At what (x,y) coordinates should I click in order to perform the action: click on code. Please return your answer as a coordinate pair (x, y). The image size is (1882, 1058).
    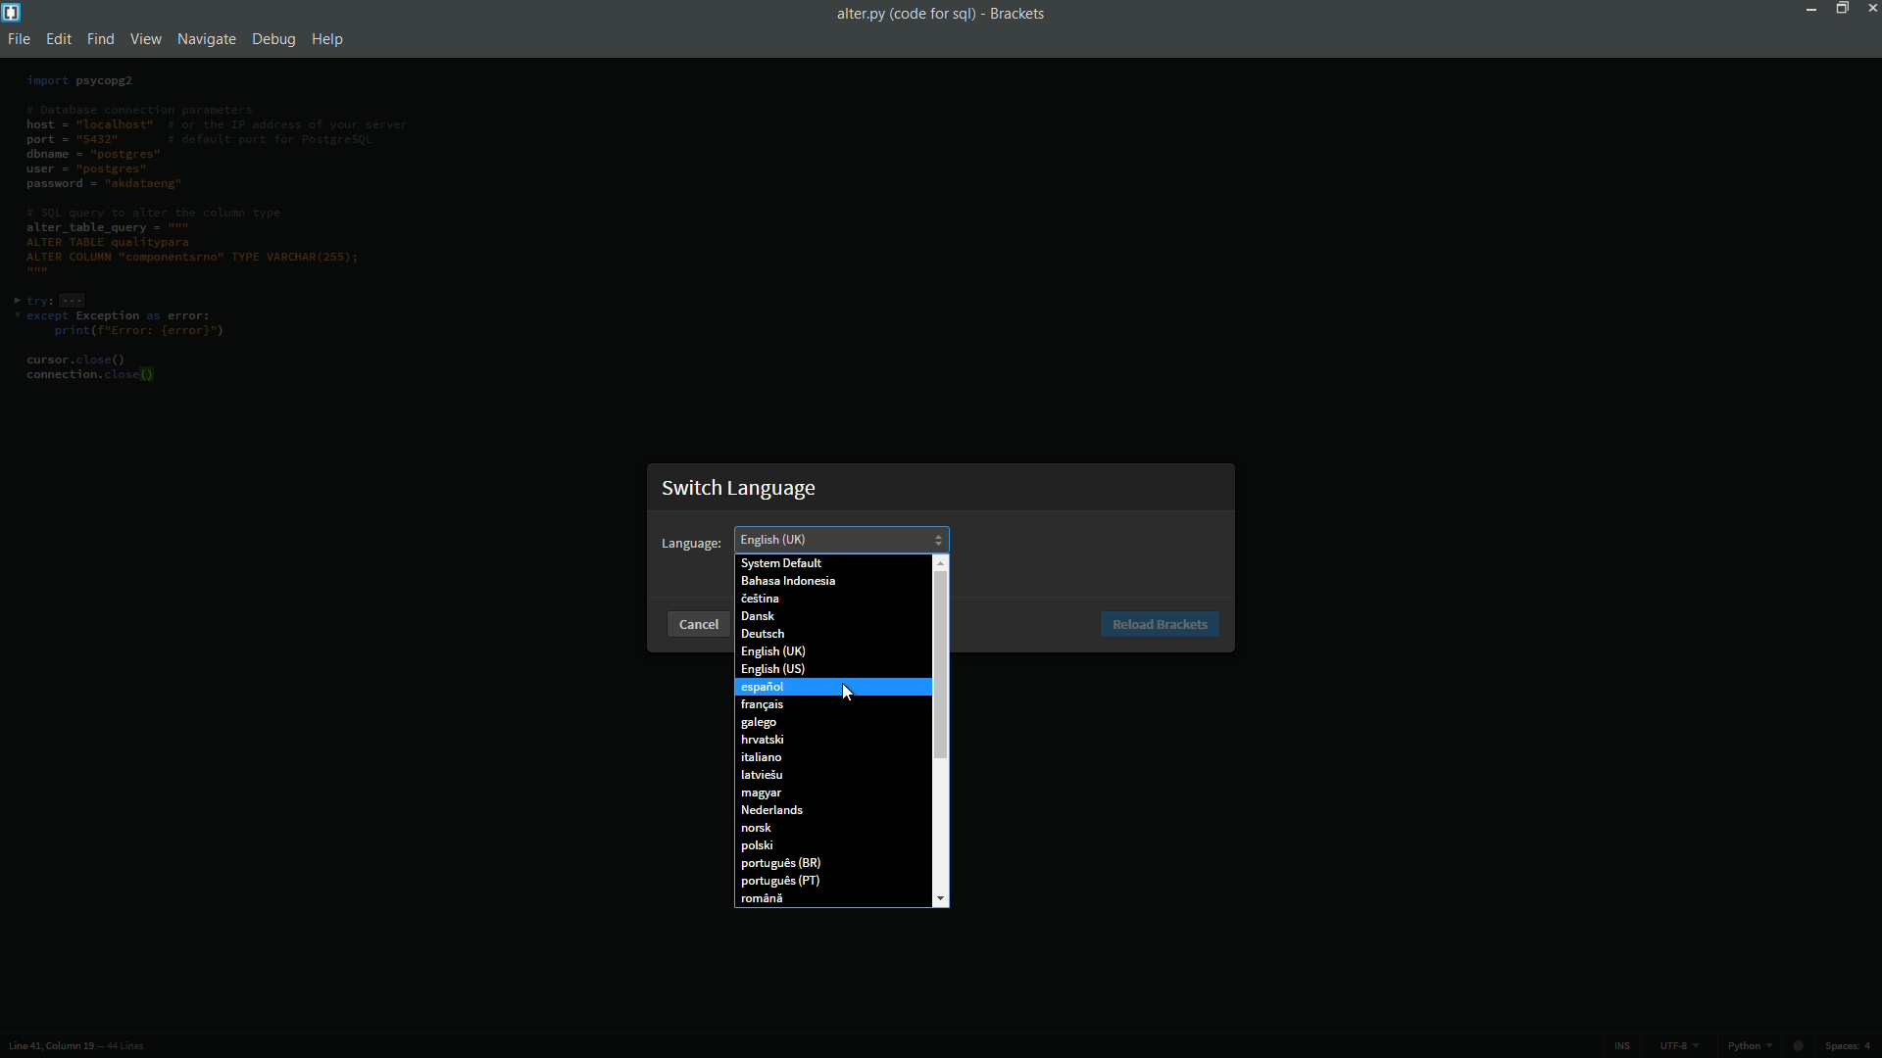
    Looking at the image, I should click on (226, 233).